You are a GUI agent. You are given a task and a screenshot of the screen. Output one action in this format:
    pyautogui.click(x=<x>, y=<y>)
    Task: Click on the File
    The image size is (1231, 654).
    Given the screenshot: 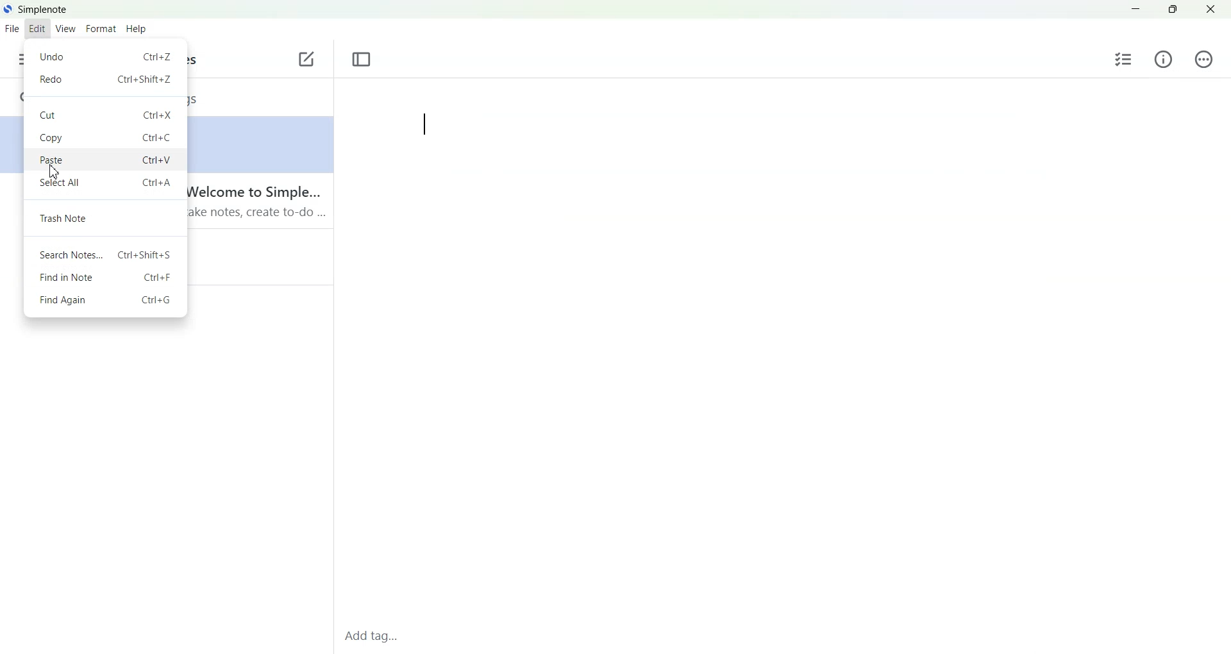 What is the action you would take?
    pyautogui.click(x=12, y=28)
    